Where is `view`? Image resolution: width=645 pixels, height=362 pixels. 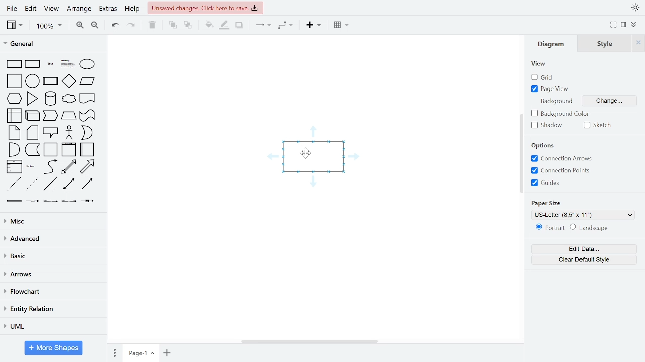
view is located at coordinates (540, 64).